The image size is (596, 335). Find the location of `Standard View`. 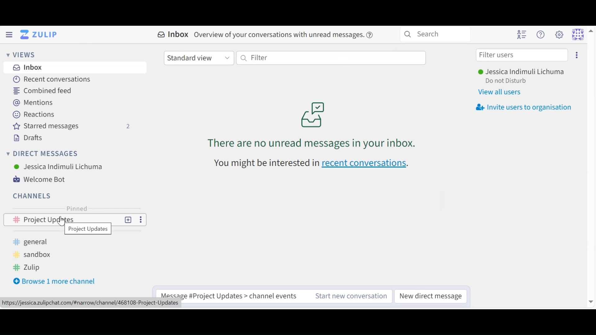

Standard View is located at coordinates (198, 57).